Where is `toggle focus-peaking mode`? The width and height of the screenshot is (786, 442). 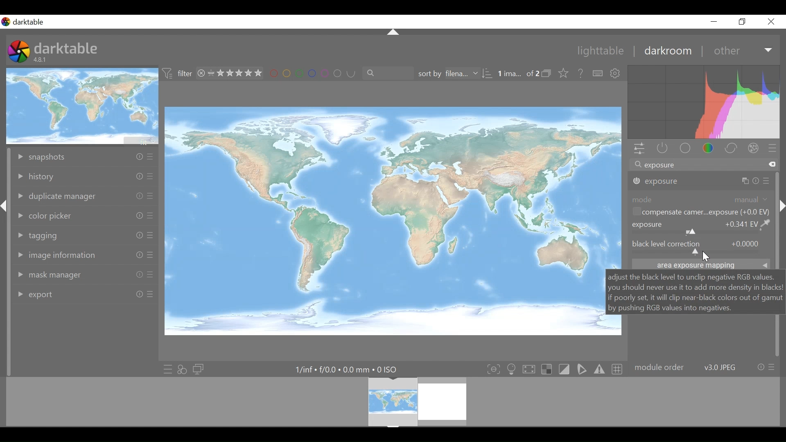 toggle focus-peaking mode is located at coordinates (492, 369).